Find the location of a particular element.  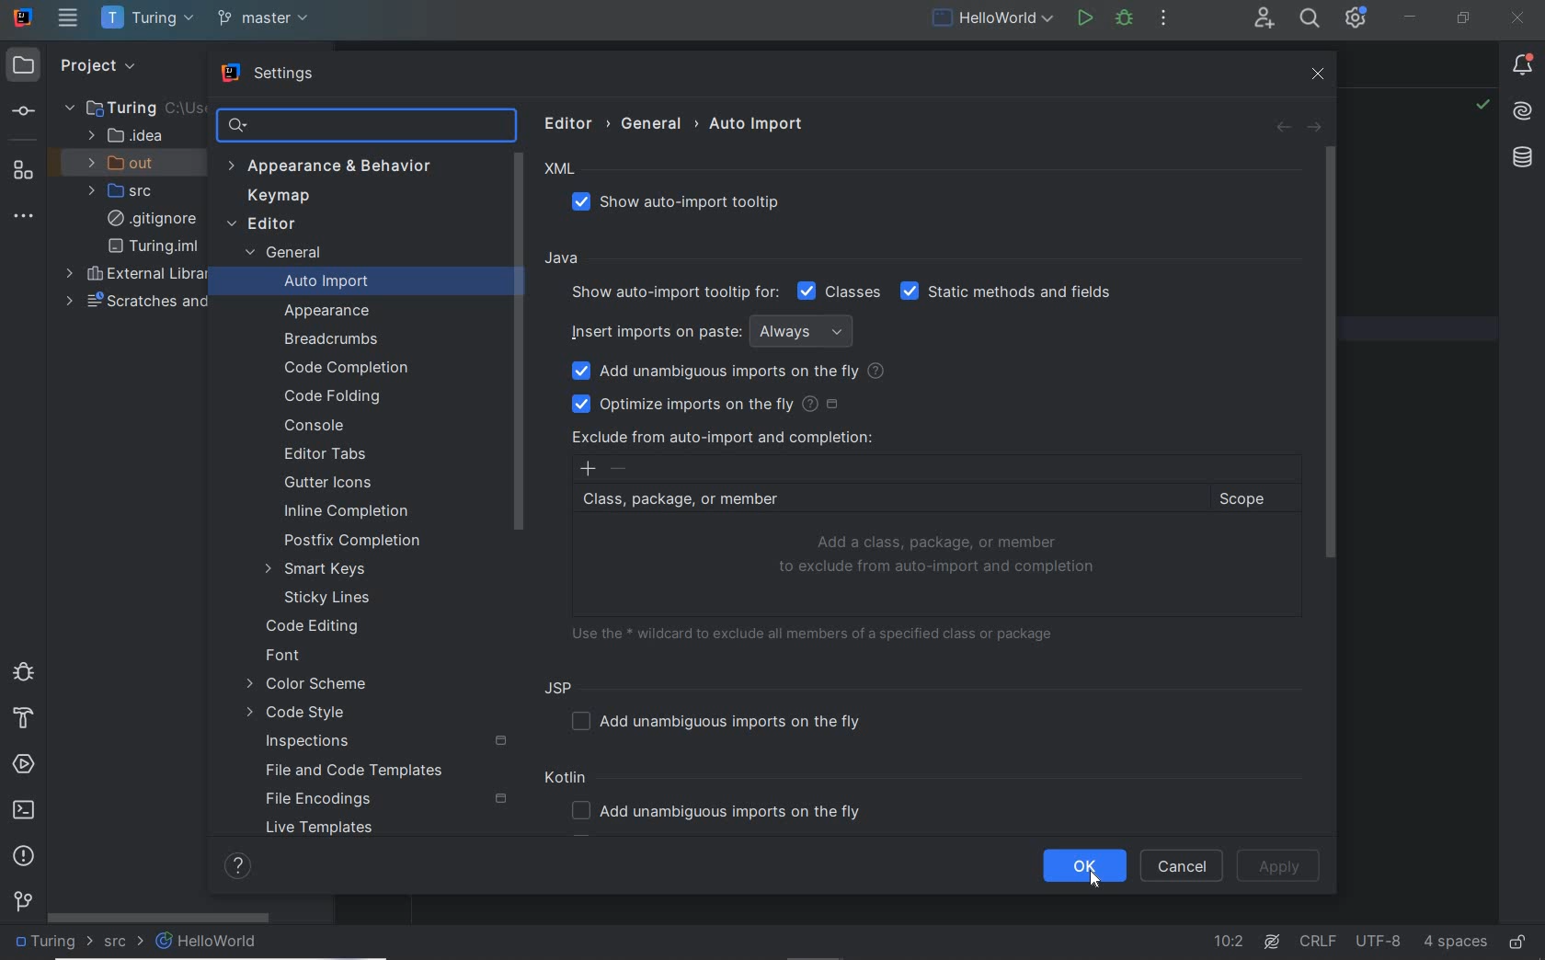

RUN/DEBUG CONFICURATIONS is located at coordinates (993, 17).